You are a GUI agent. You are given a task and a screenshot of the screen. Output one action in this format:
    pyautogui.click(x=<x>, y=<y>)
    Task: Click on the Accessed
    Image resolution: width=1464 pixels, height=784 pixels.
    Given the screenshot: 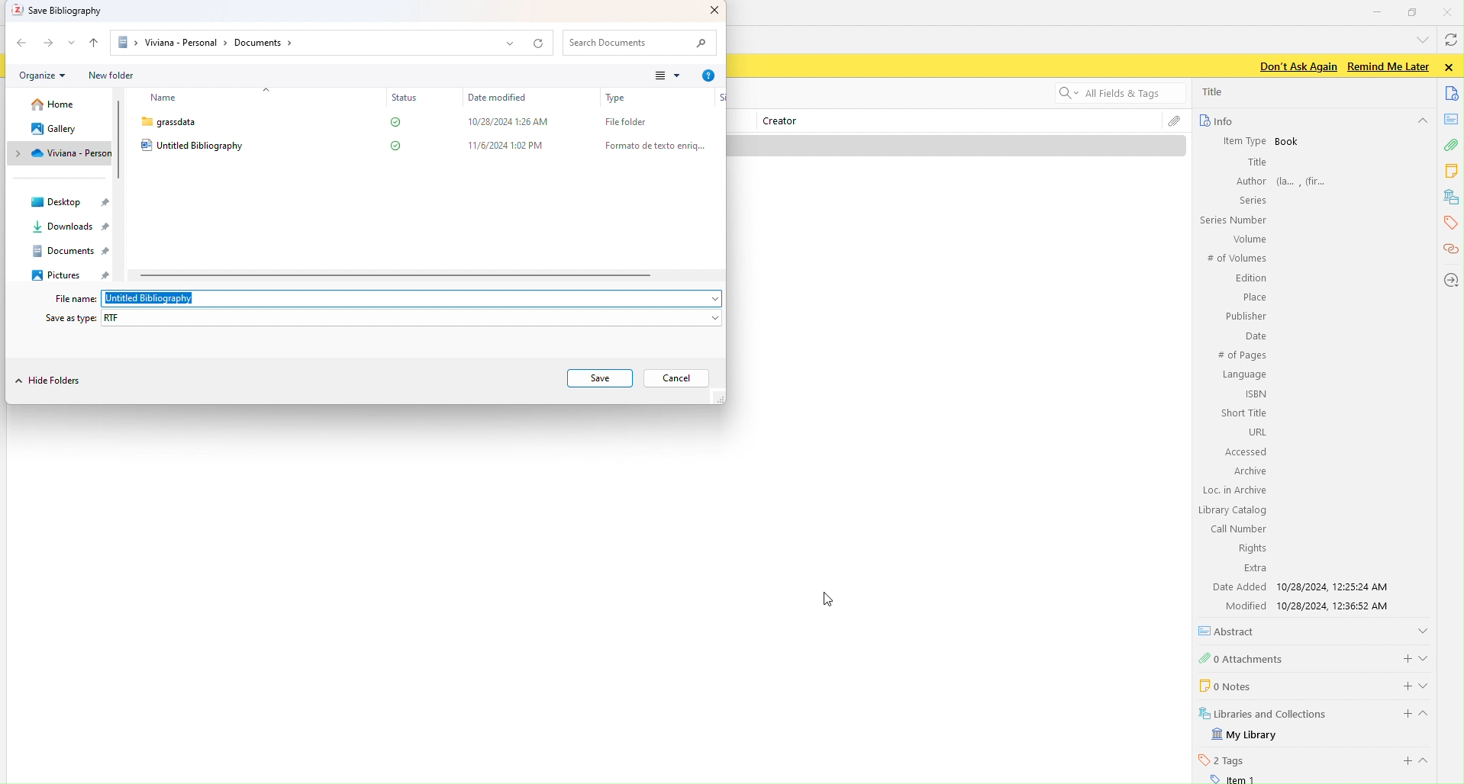 What is the action you would take?
    pyautogui.click(x=1245, y=452)
    